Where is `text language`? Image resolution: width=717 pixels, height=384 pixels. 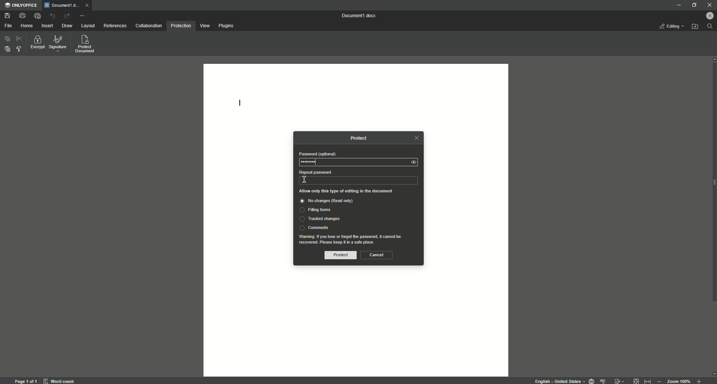 text language is located at coordinates (559, 381).